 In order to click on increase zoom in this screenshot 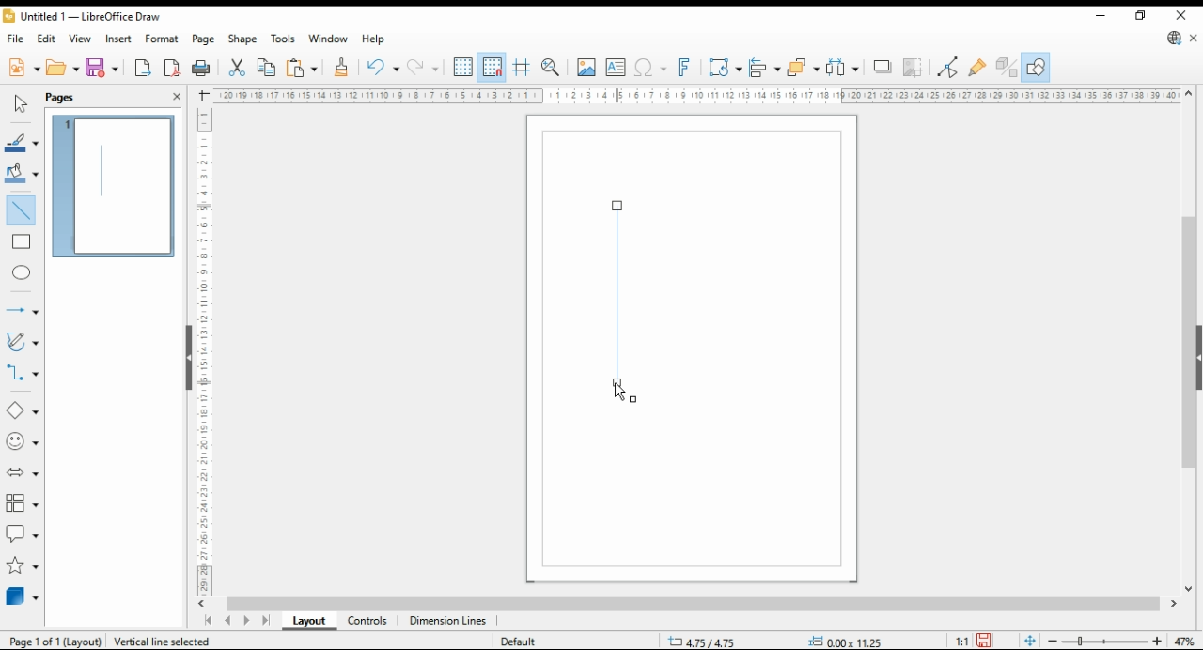, I will do `click(1161, 642)`.